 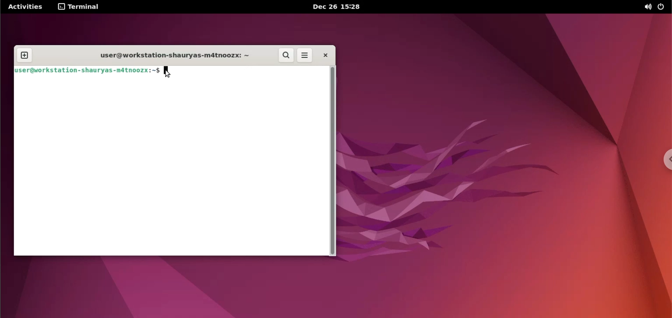 What do you see at coordinates (80, 7) in the screenshot?
I see `terminal` at bounding box center [80, 7].